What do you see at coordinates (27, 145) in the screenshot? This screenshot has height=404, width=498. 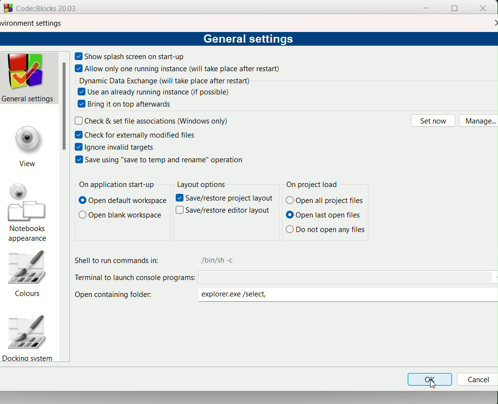 I see `view` at bounding box center [27, 145].